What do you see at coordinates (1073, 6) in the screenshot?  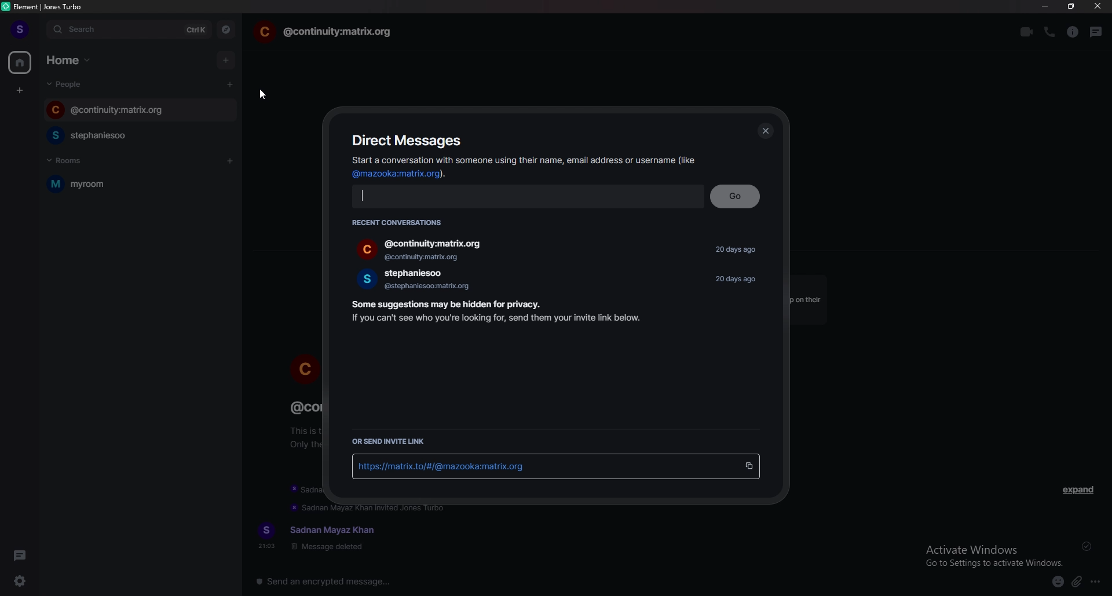 I see `resize` at bounding box center [1073, 6].